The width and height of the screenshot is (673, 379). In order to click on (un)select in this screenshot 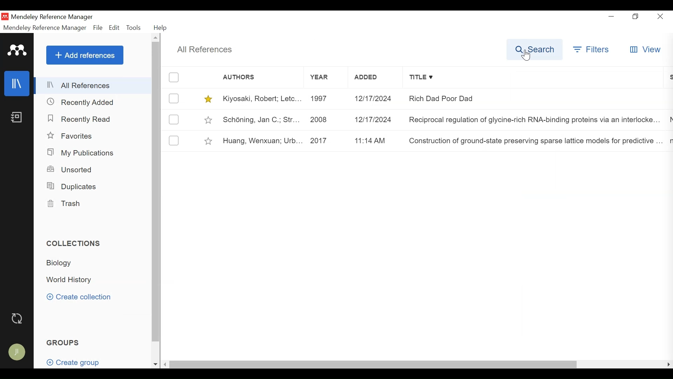, I will do `click(174, 78)`.